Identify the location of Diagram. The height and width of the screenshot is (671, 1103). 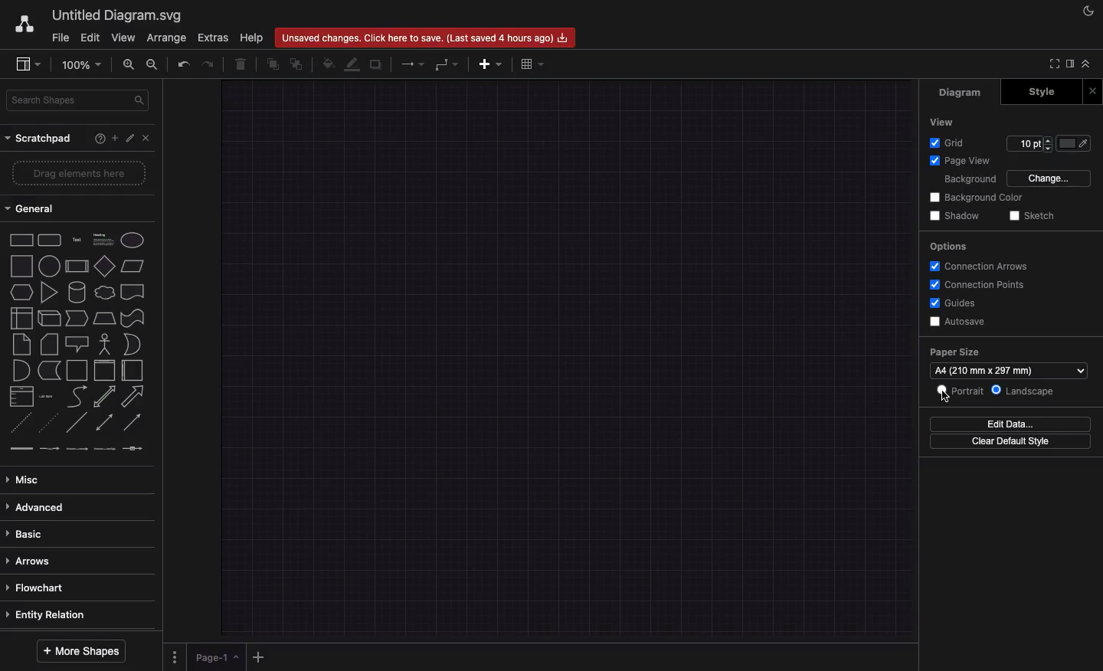
(961, 92).